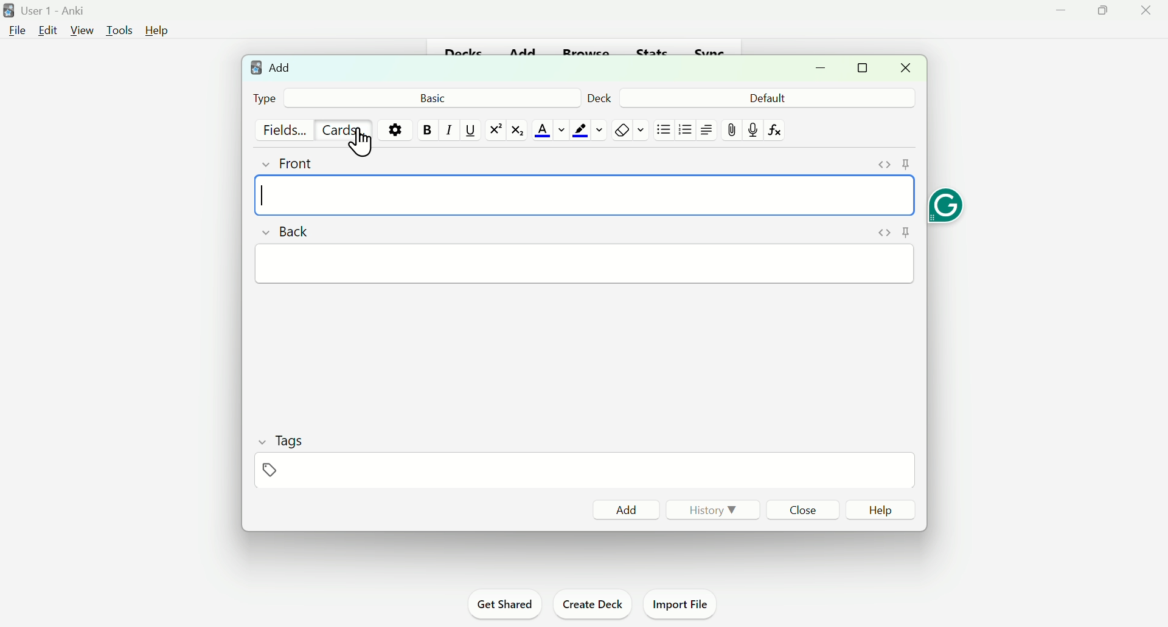 This screenshot has height=627, width=1168. I want to click on Close, so click(803, 510).